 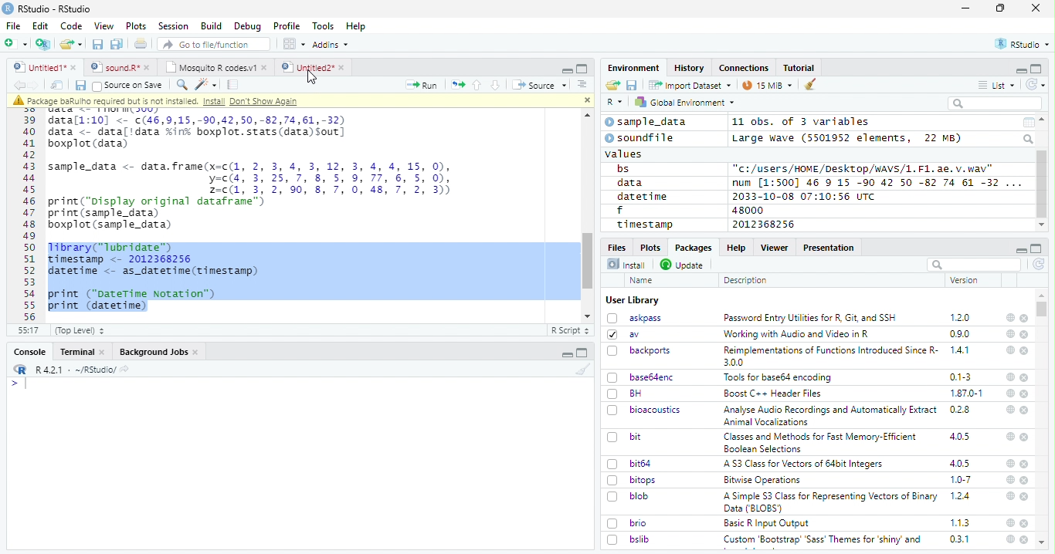 What do you see at coordinates (959, 437) in the screenshot?
I see `4.0.5` at bounding box center [959, 437].